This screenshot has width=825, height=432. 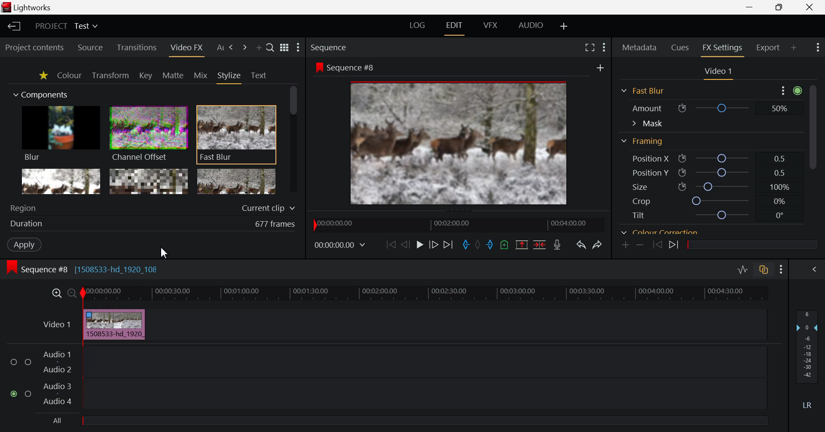 I want to click on Framing, so click(x=709, y=141).